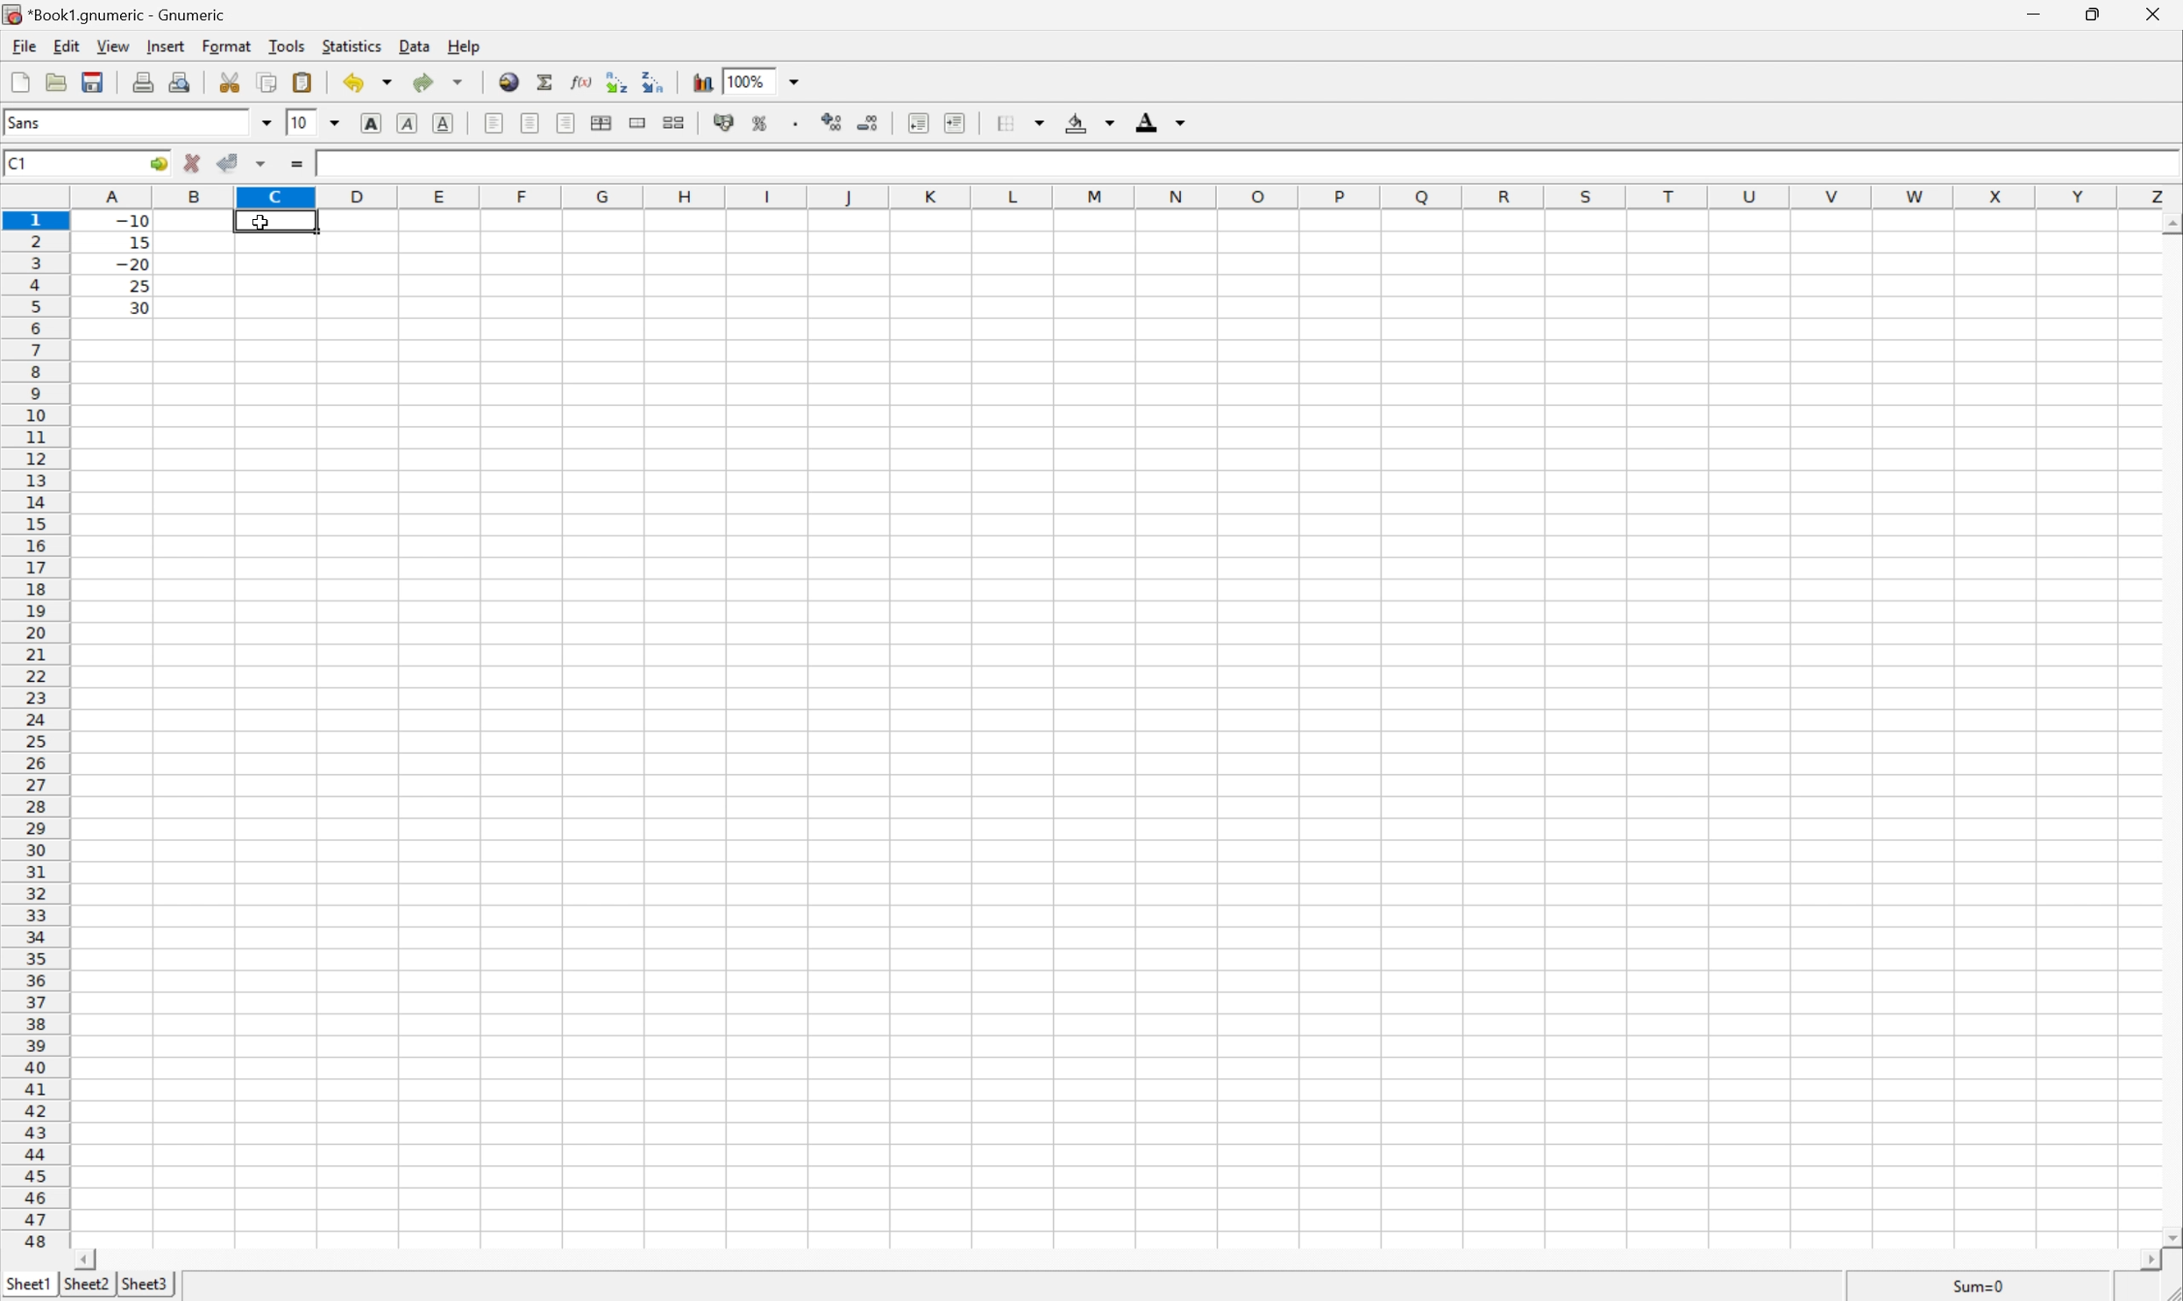 The width and height of the screenshot is (2183, 1301). Describe the element at coordinates (265, 164) in the screenshot. I see `Accept change in multiple cells` at that location.